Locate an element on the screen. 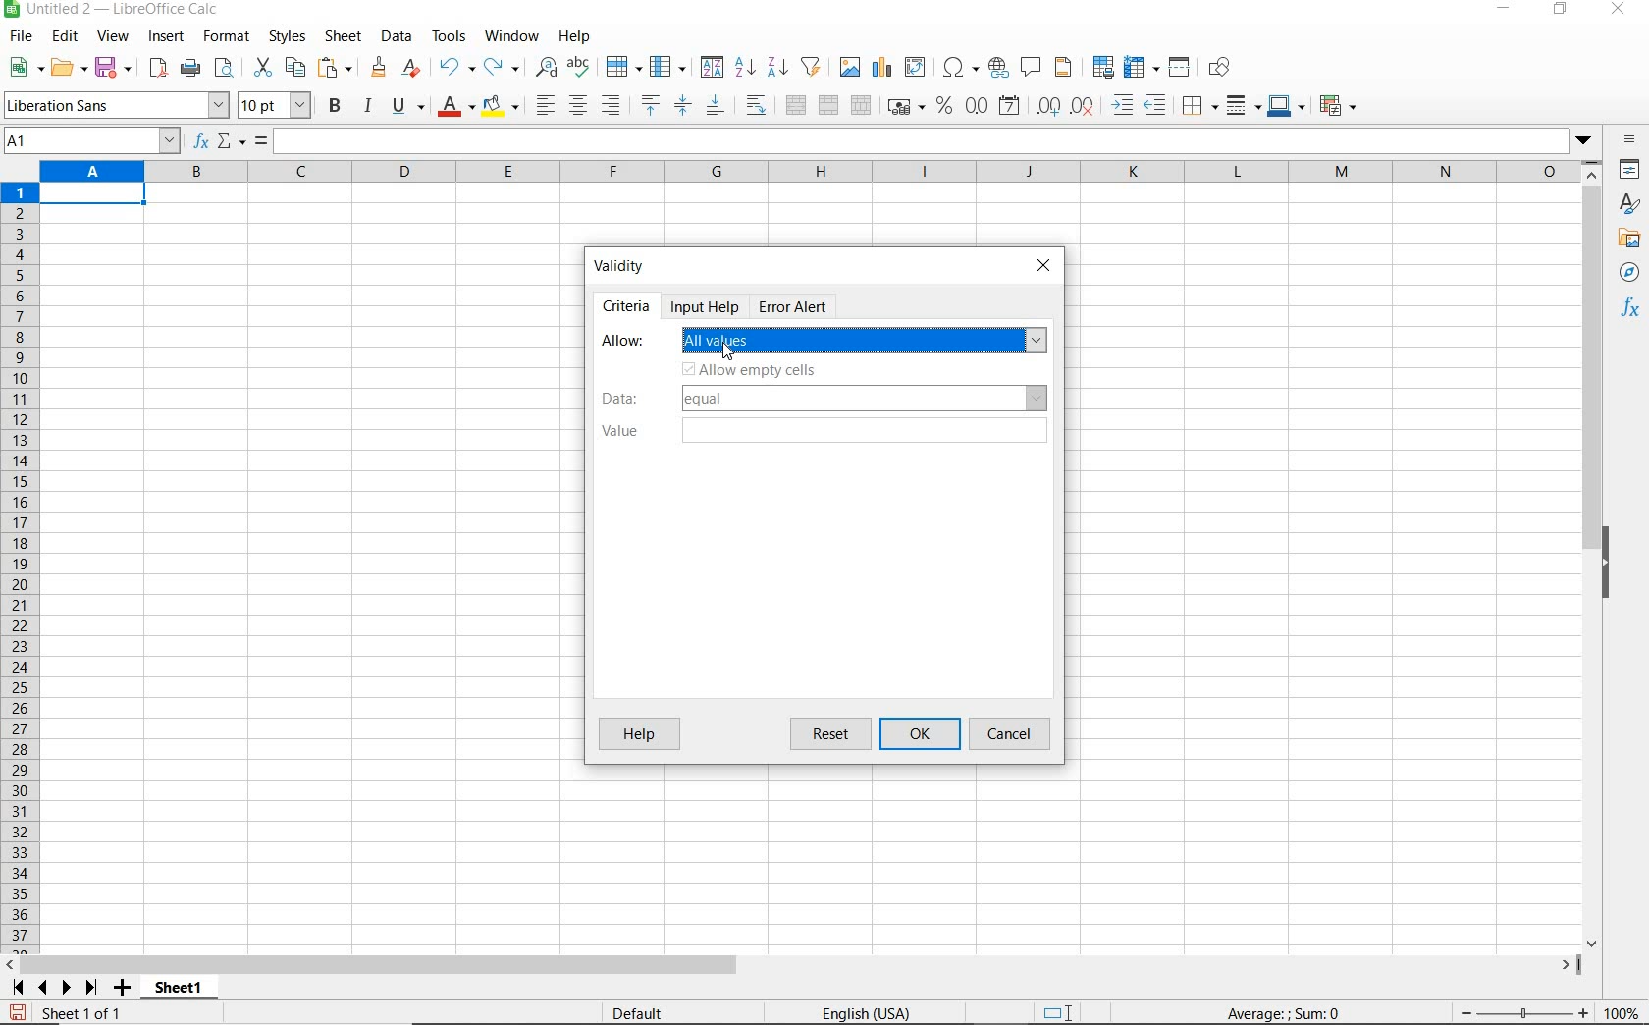 This screenshot has width=1649, height=1025. paste is located at coordinates (338, 70).